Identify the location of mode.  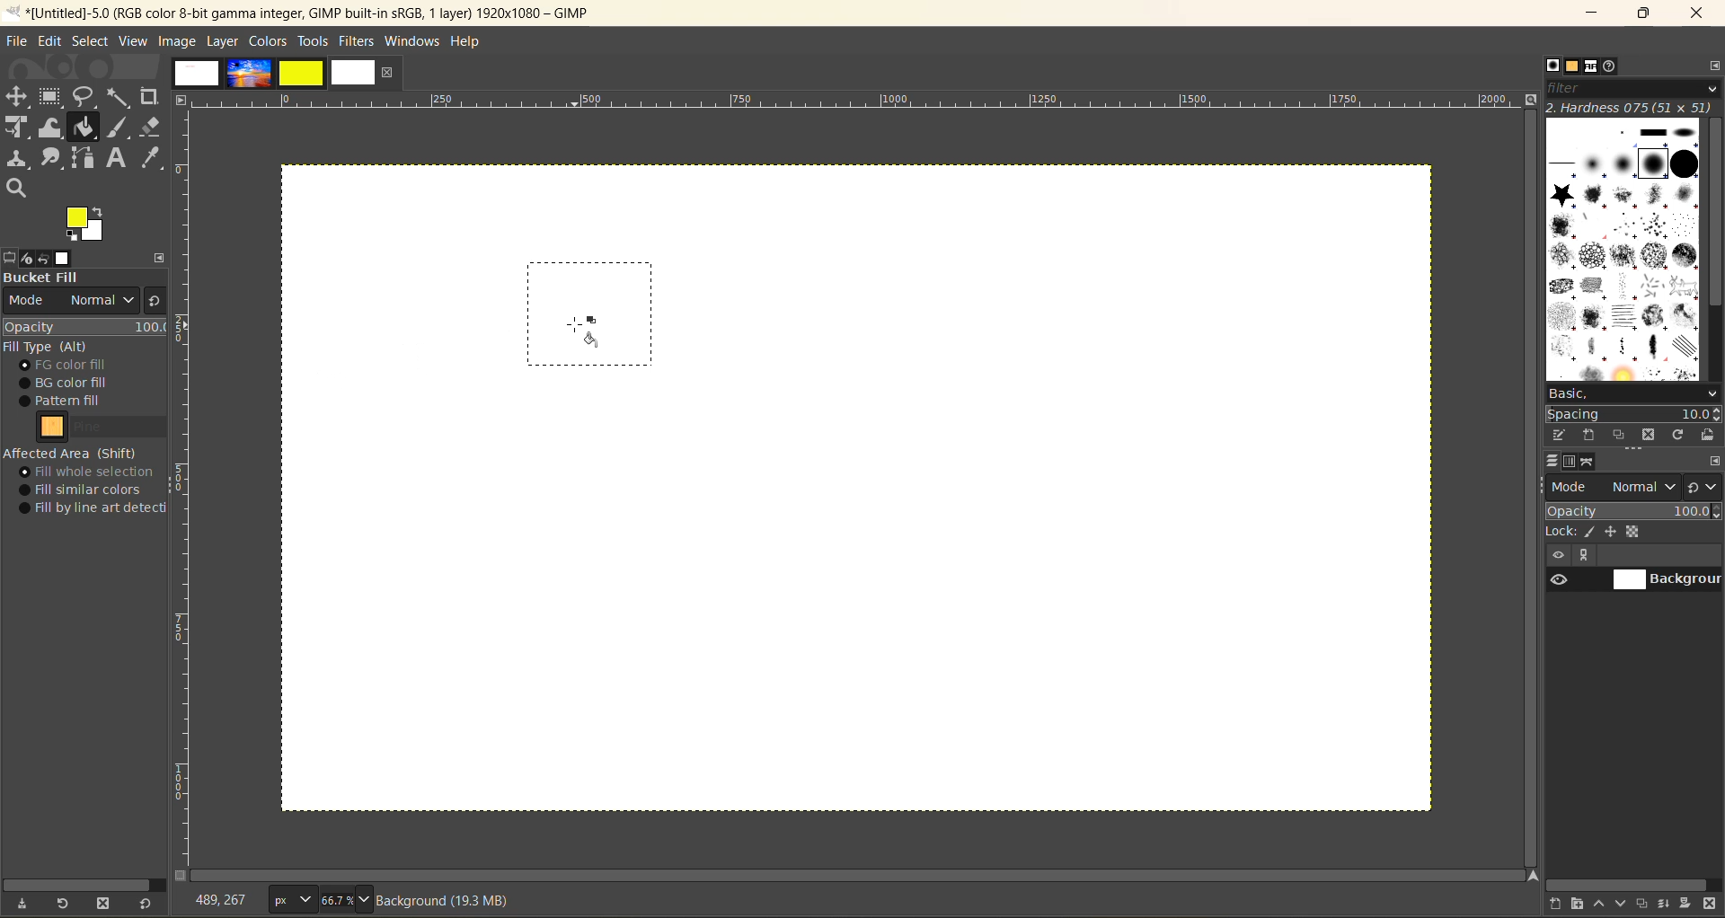
(1614, 487).